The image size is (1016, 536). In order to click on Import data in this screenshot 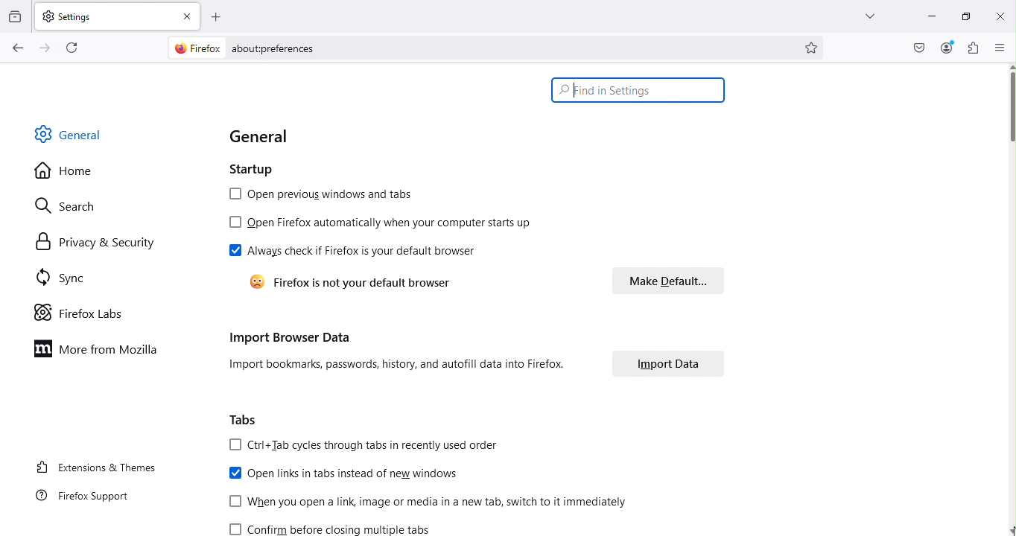, I will do `click(668, 366)`.